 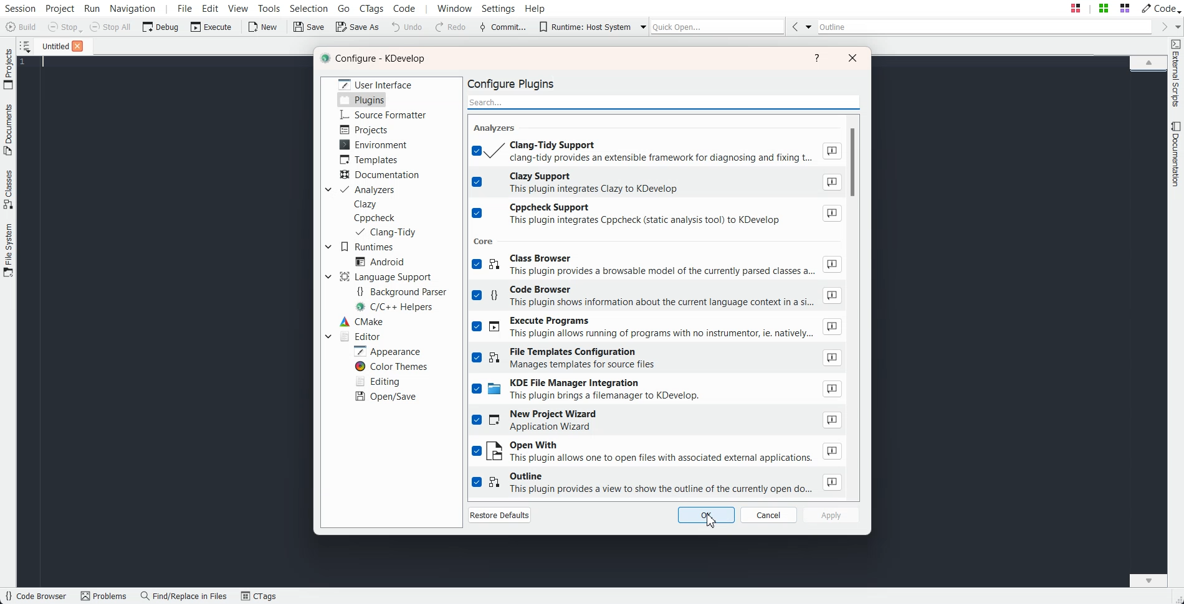 What do you see at coordinates (657, 359) in the screenshot?
I see `Enable File Template Configuration` at bounding box center [657, 359].